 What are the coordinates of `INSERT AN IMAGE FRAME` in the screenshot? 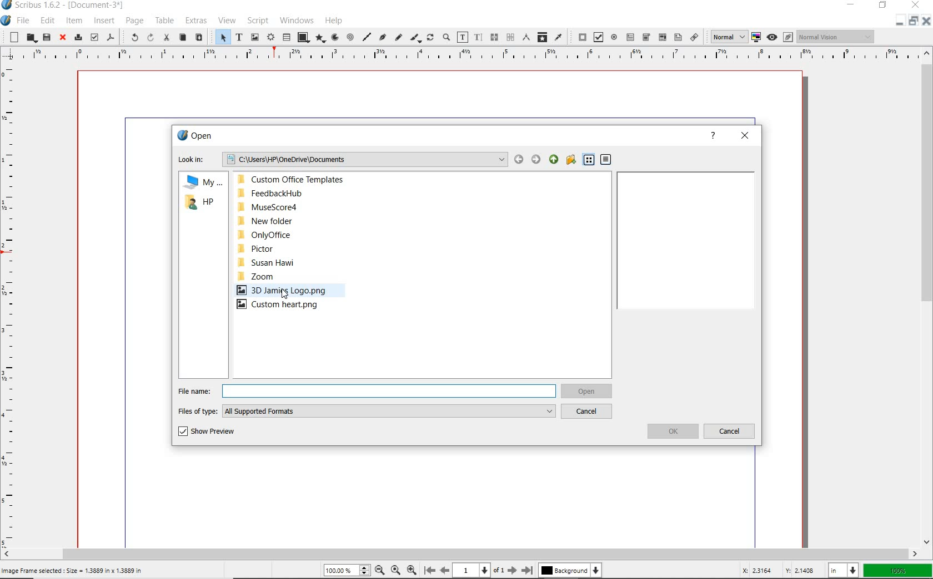 It's located at (75, 571).